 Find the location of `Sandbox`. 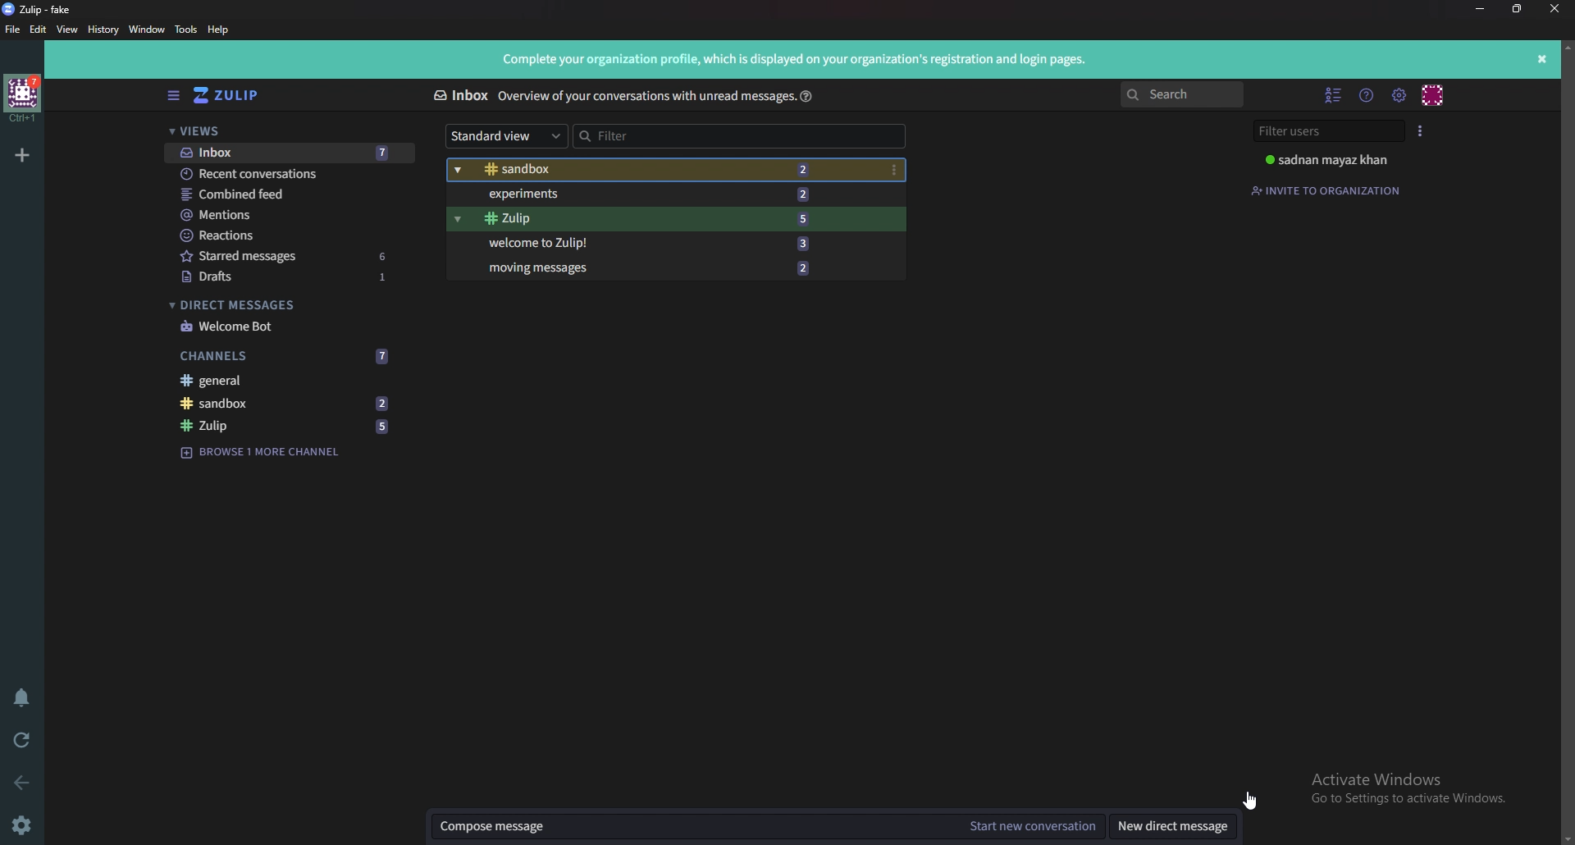

Sandbox is located at coordinates (660, 168).